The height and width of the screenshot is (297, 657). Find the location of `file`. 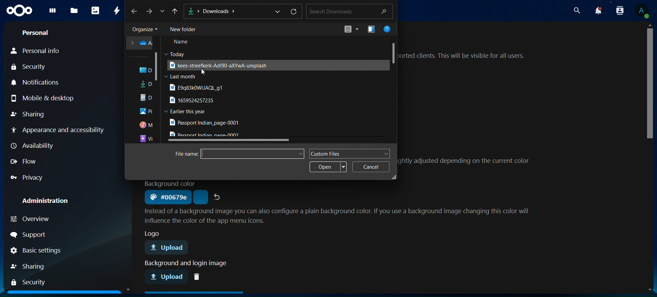

file is located at coordinates (200, 87).